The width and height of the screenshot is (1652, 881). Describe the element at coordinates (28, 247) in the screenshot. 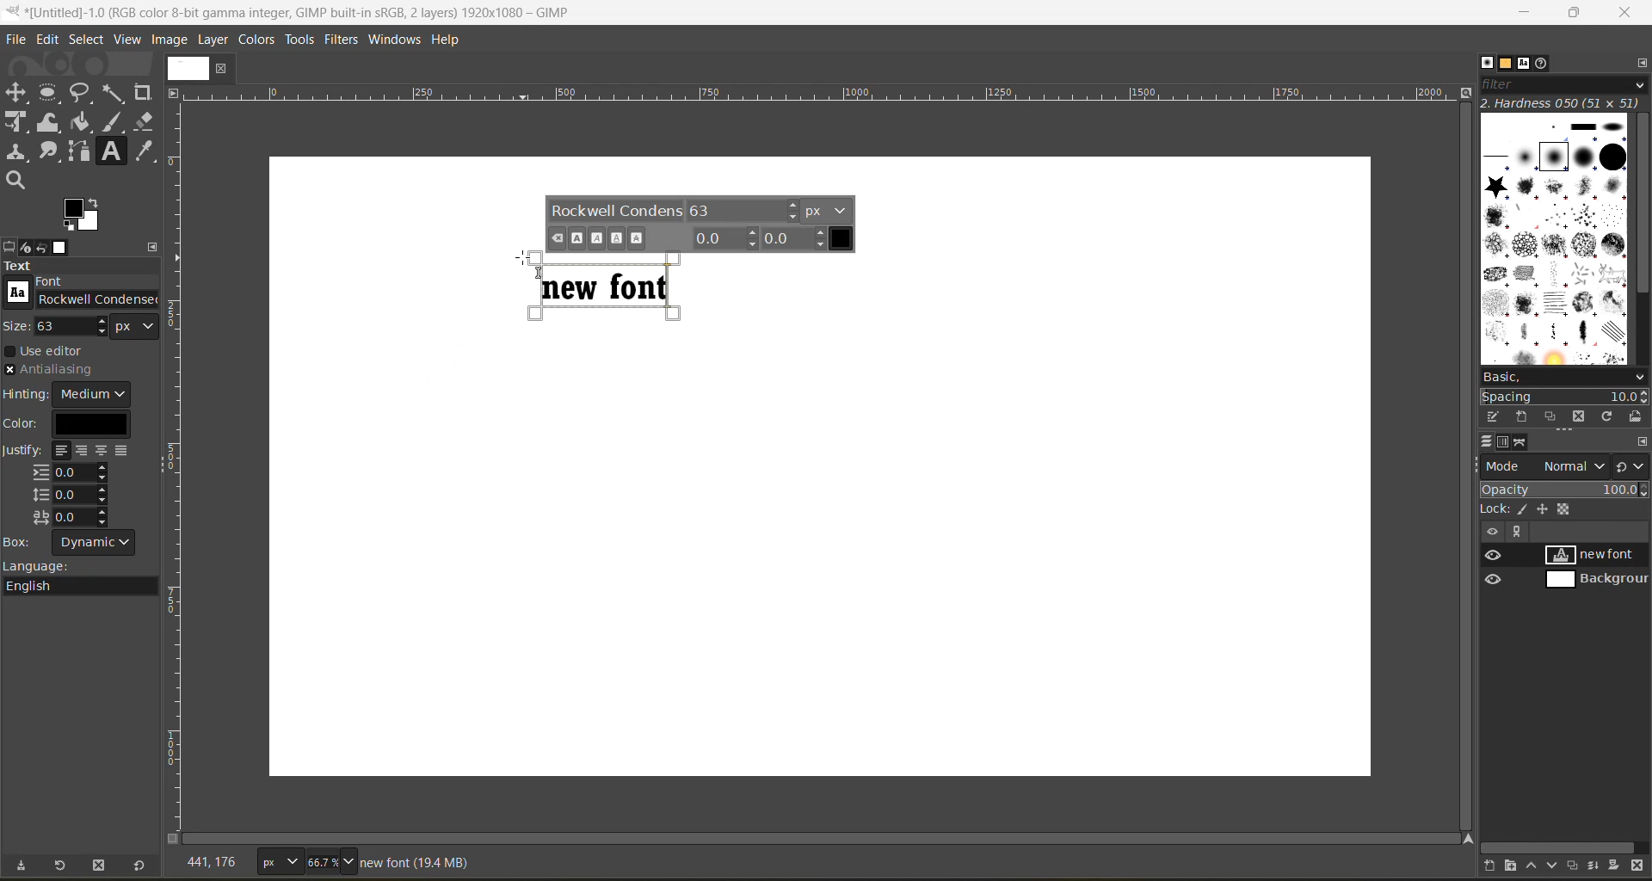

I see `device status` at that location.